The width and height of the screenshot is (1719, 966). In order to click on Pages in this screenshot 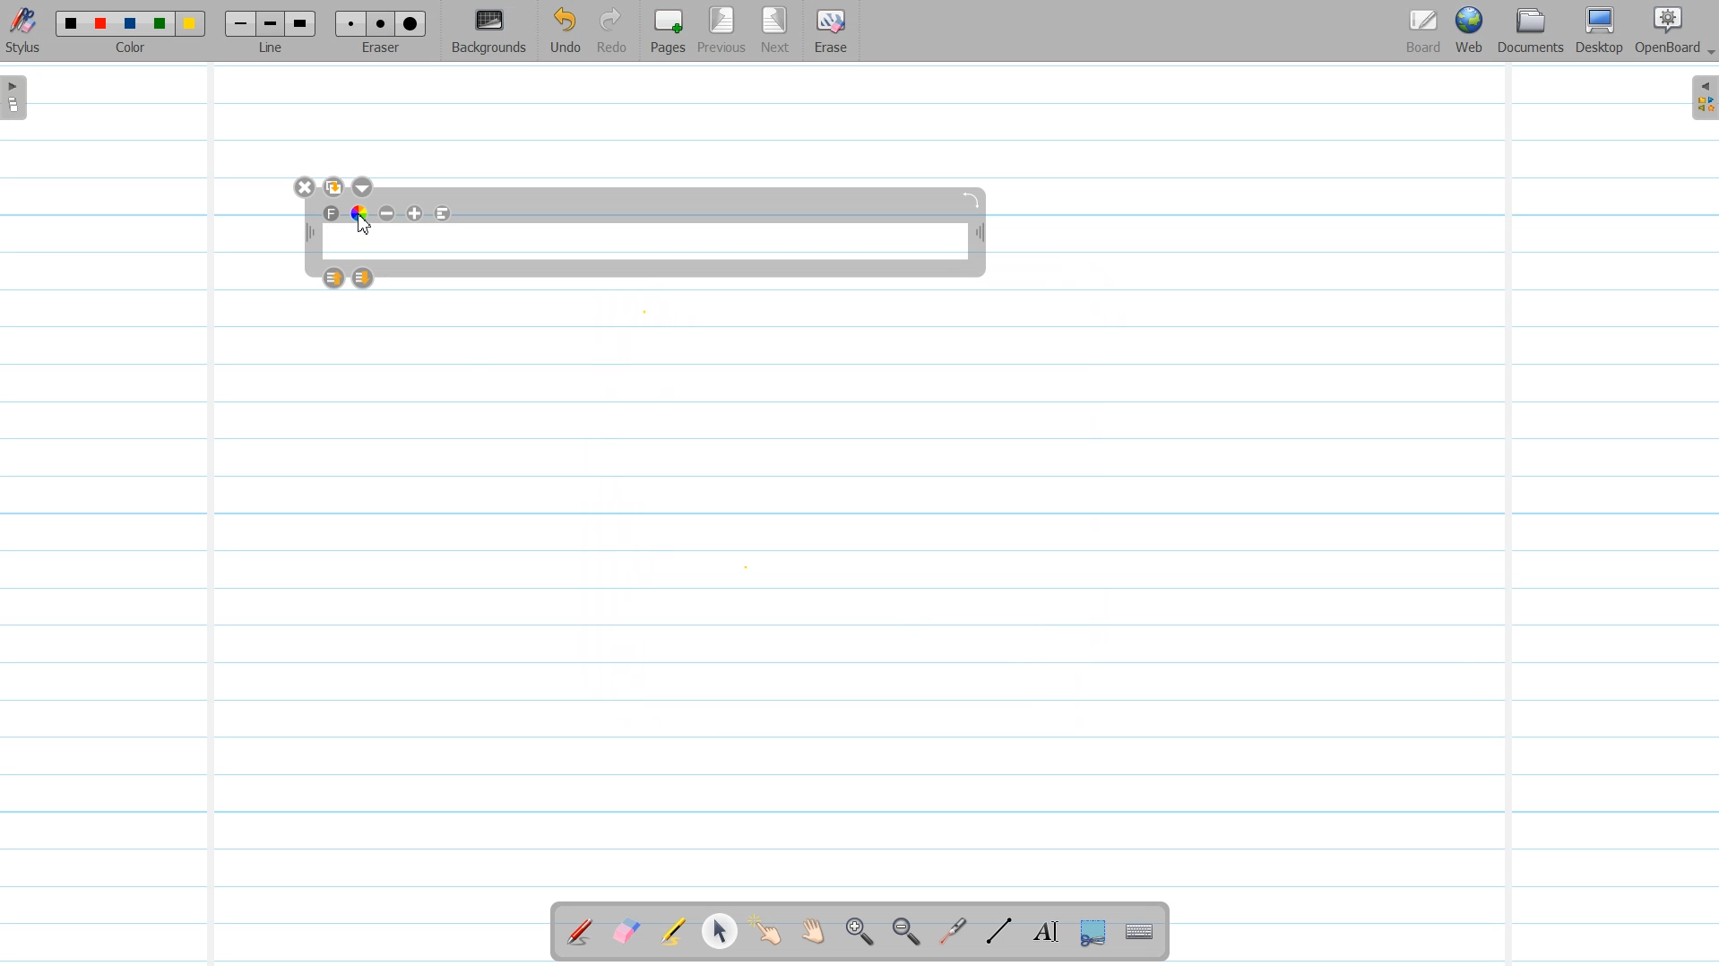, I will do `click(666, 30)`.